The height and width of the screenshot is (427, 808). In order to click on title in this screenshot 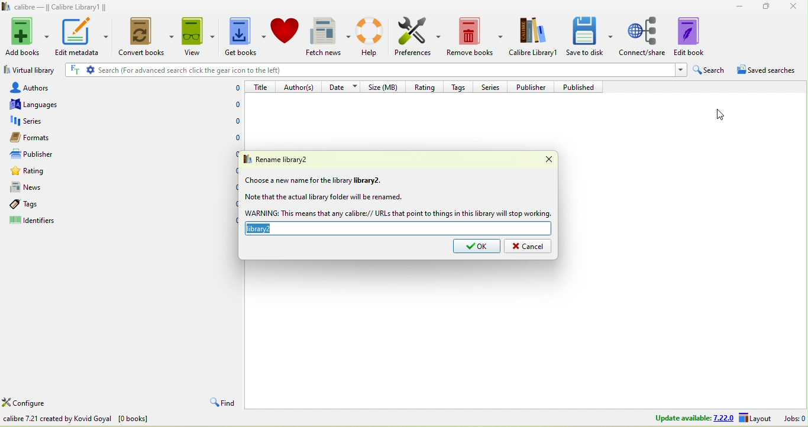, I will do `click(261, 86)`.